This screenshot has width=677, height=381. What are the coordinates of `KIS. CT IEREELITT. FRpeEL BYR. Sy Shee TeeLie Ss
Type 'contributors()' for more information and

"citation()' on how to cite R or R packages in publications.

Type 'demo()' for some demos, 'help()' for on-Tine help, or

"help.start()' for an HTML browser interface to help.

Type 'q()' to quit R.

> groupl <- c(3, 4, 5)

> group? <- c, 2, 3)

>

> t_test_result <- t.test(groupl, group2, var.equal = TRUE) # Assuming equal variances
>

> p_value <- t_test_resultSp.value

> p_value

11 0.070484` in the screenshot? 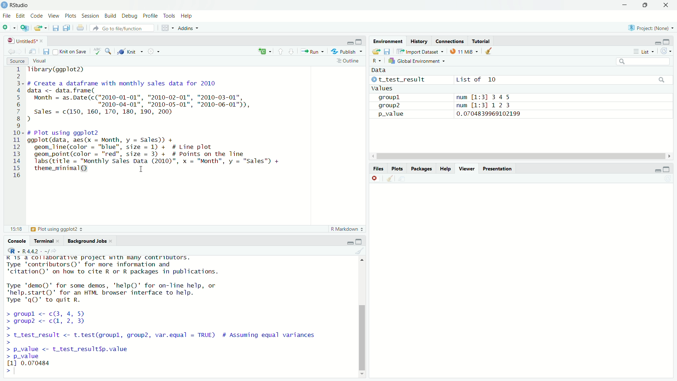 It's located at (165, 311).